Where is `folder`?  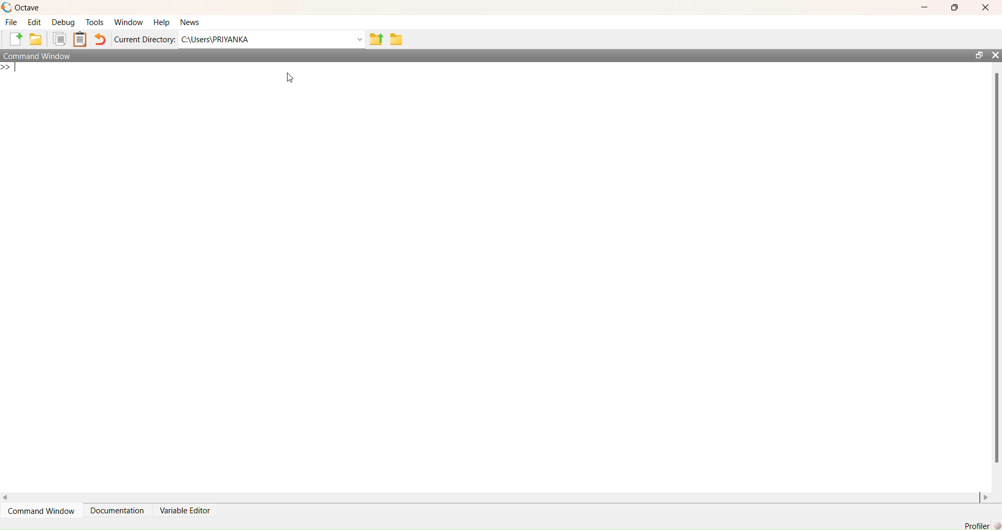 folder is located at coordinates (397, 39).